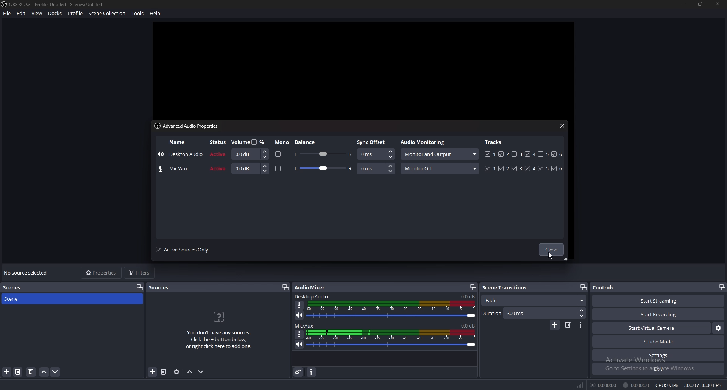  Describe the element at coordinates (108, 13) in the screenshot. I see `scene collection` at that location.